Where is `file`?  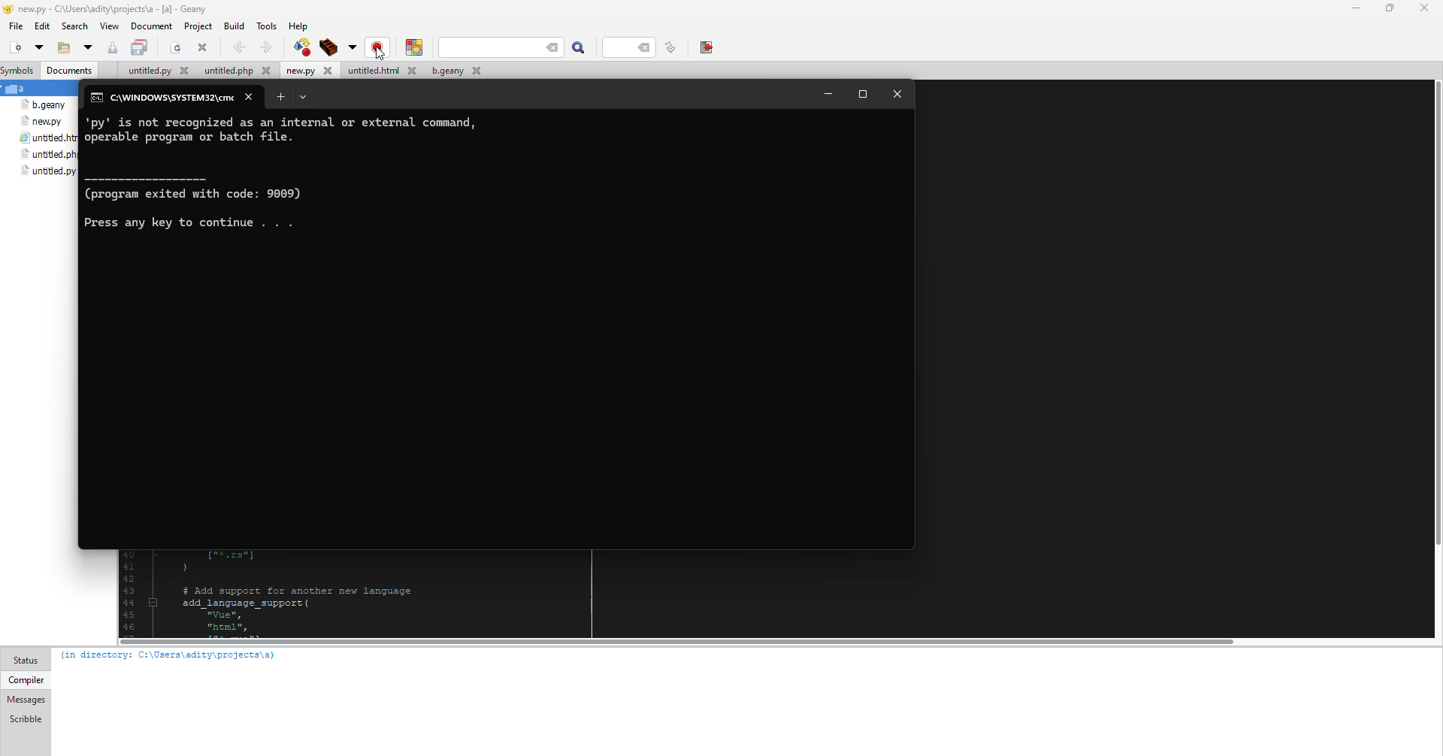 file is located at coordinates (47, 138).